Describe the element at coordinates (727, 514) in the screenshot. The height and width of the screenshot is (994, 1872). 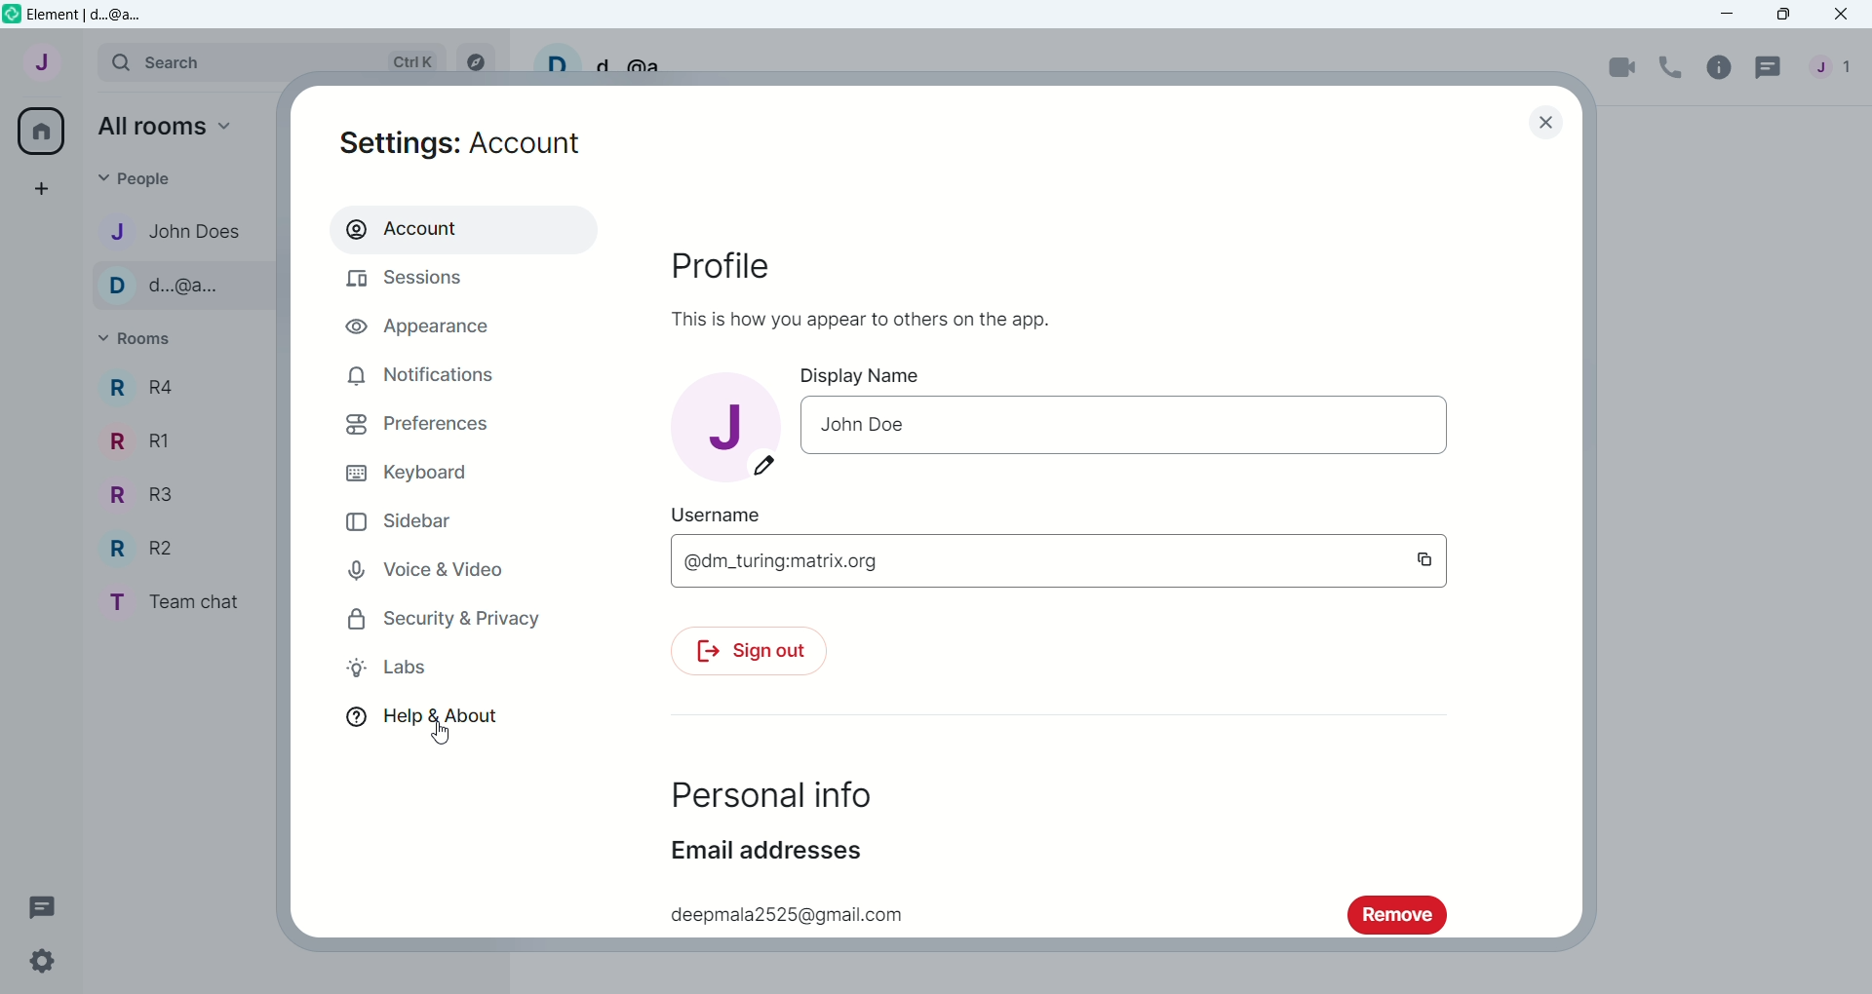
I see `Usernname` at that location.